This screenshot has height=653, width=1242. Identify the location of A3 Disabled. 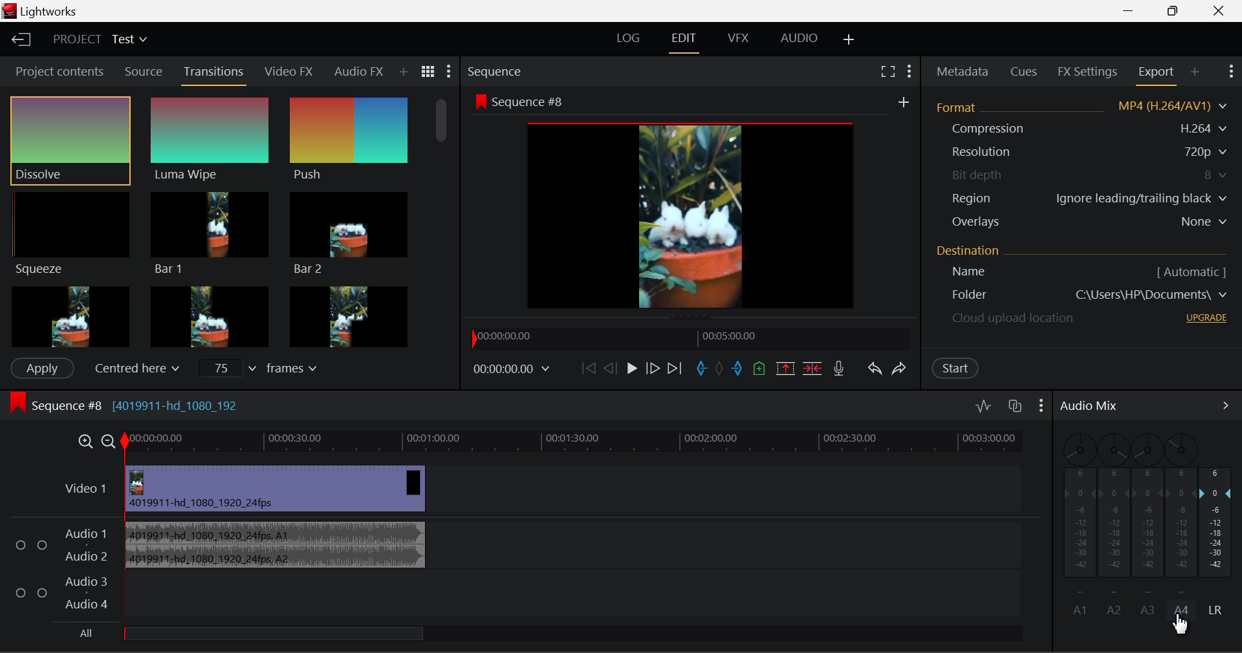
(1144, 526).